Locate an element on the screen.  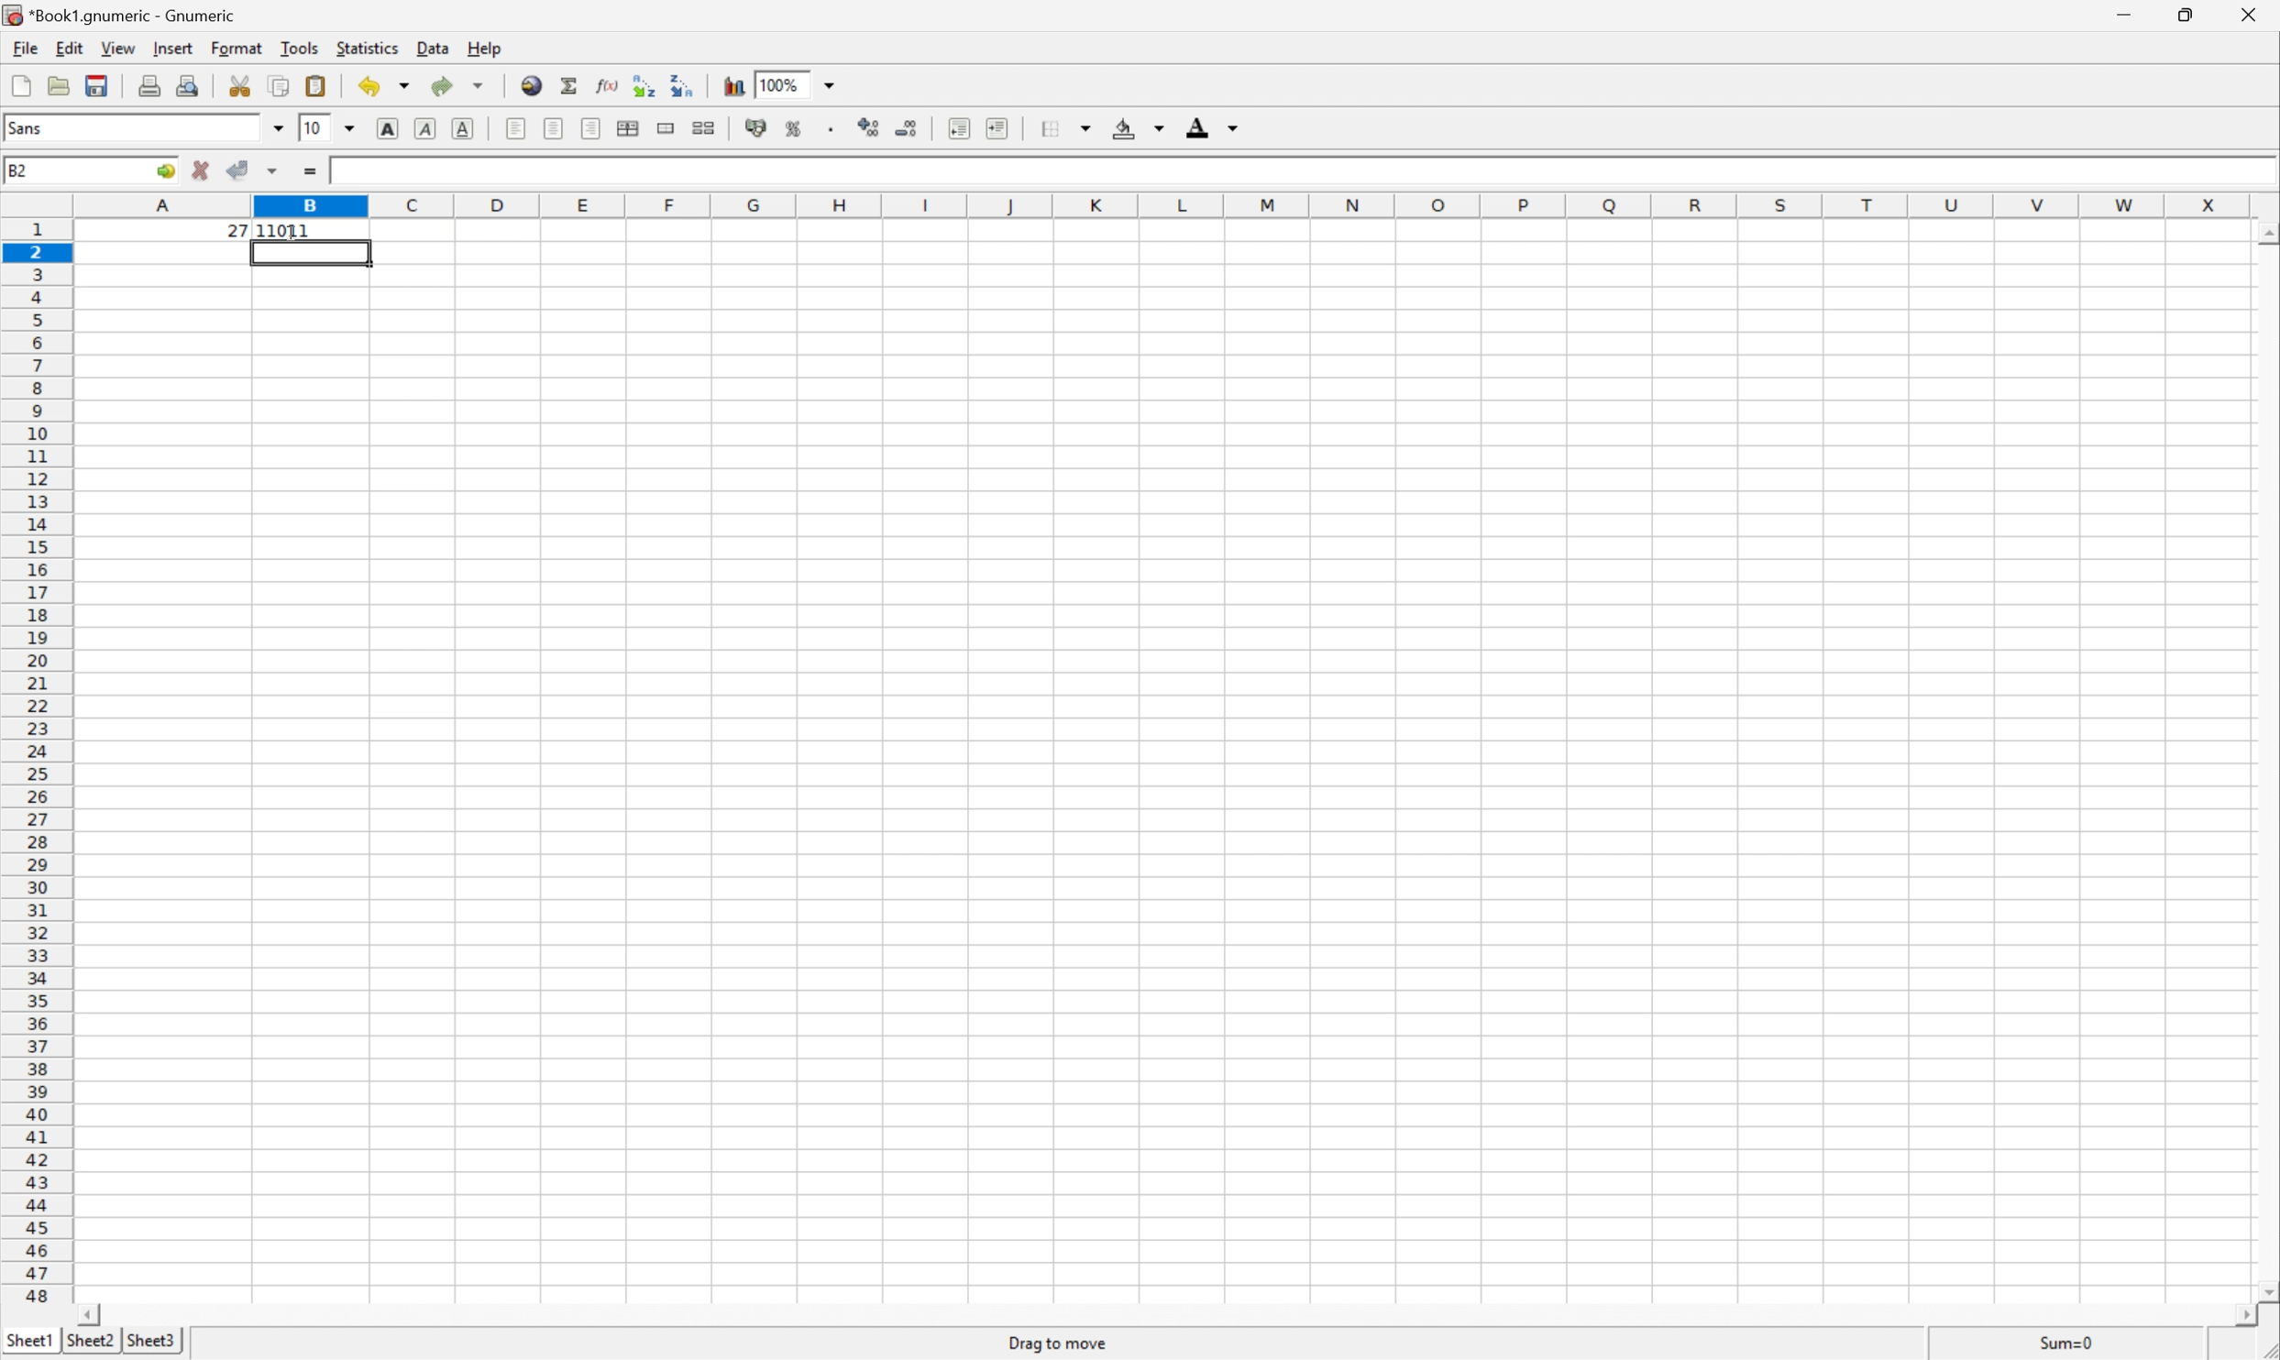
Print current file is located at coordinates (153, 83).